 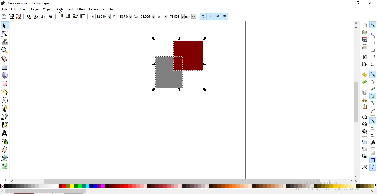 I want to click on rotate 90 counter clockwise, so click(x=29, y=17).